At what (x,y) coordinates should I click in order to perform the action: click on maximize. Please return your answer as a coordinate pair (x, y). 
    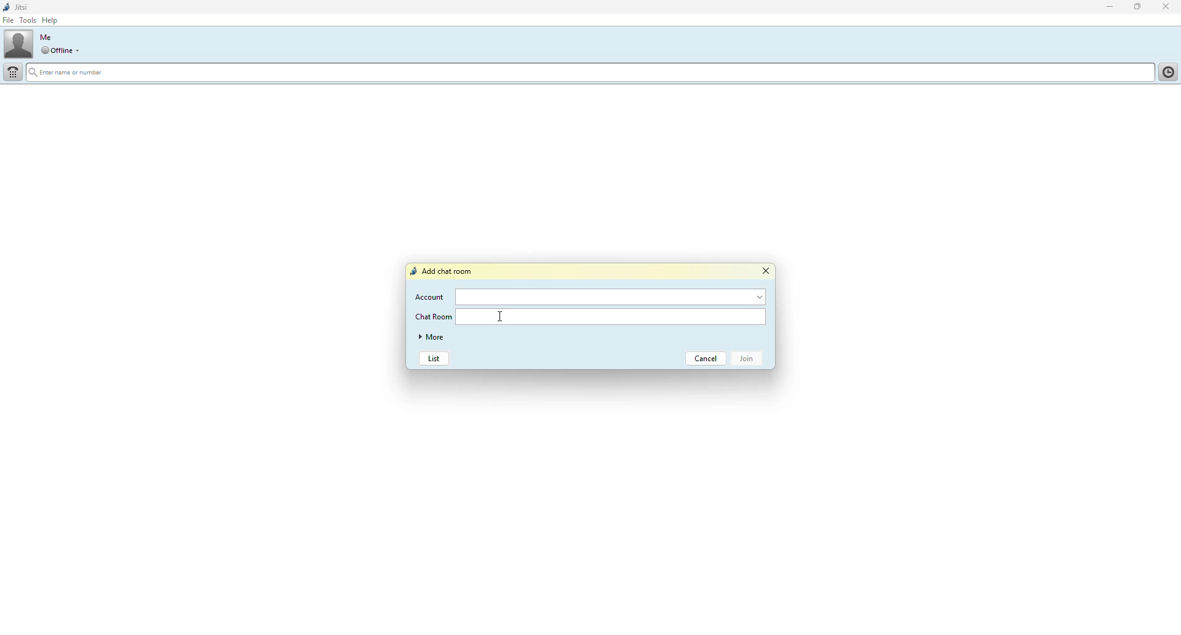
    Looking at the image, I should click on (1137, 7).